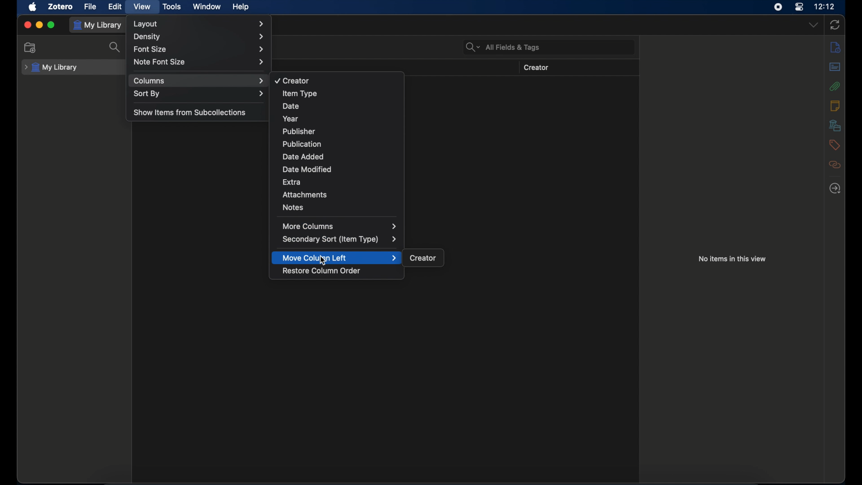 This screenshot has height=485, width=862. Describe the element at coordinates (836, 188) in the screenshot. I see `locate` at that location.